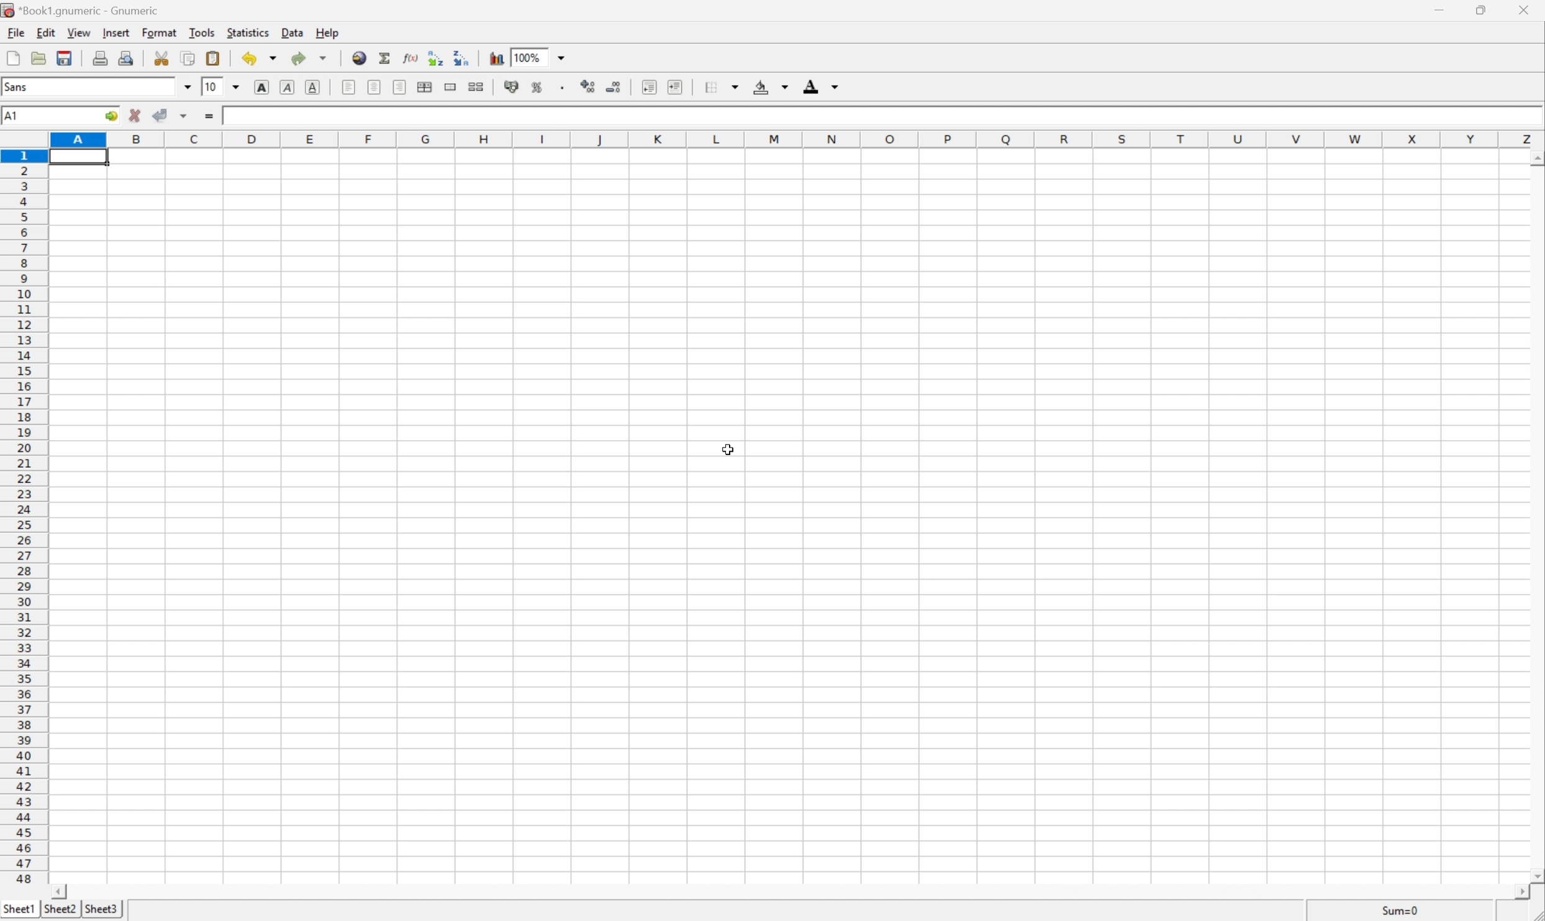 The height and width of the screenshot is (921, 1545). I want to click on Cut selection, so click(165, 57).